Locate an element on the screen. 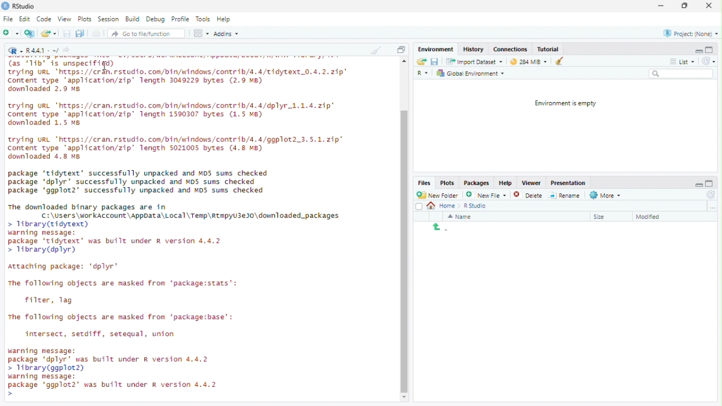  trying URL -hetpess/crina

trying URL "https: //cran.rstudio. con/bin/windows/contrib/4.4/tidytext_0.4.2.2ip"
content type "application/zip’ length 3049229 bytes (2.9 8)

downloaded 2.9 MB is located at coordinates (182, 78).